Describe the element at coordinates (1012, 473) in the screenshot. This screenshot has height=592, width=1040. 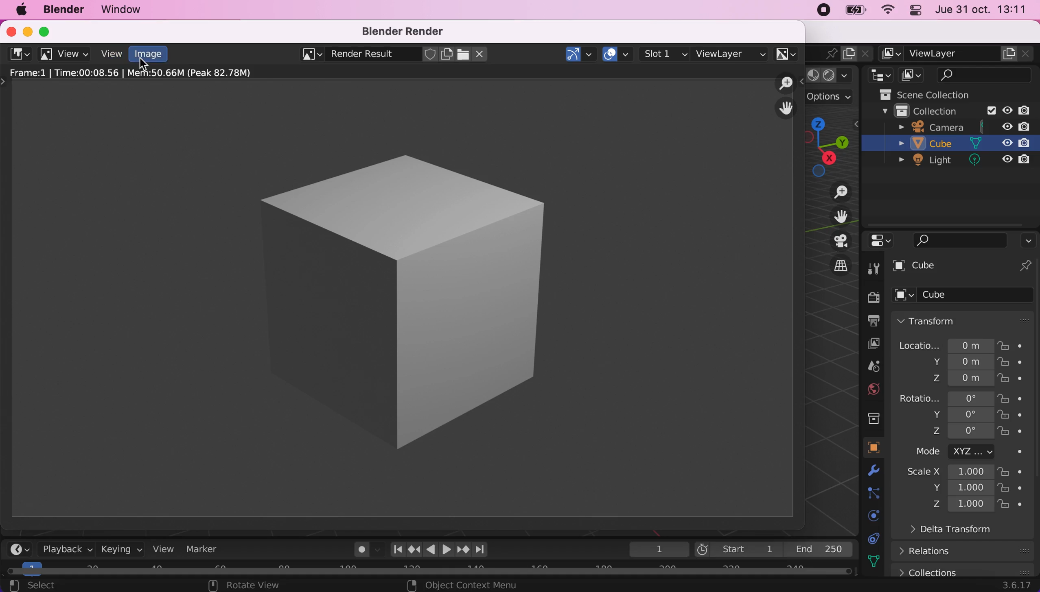
I see `lock` at that location.